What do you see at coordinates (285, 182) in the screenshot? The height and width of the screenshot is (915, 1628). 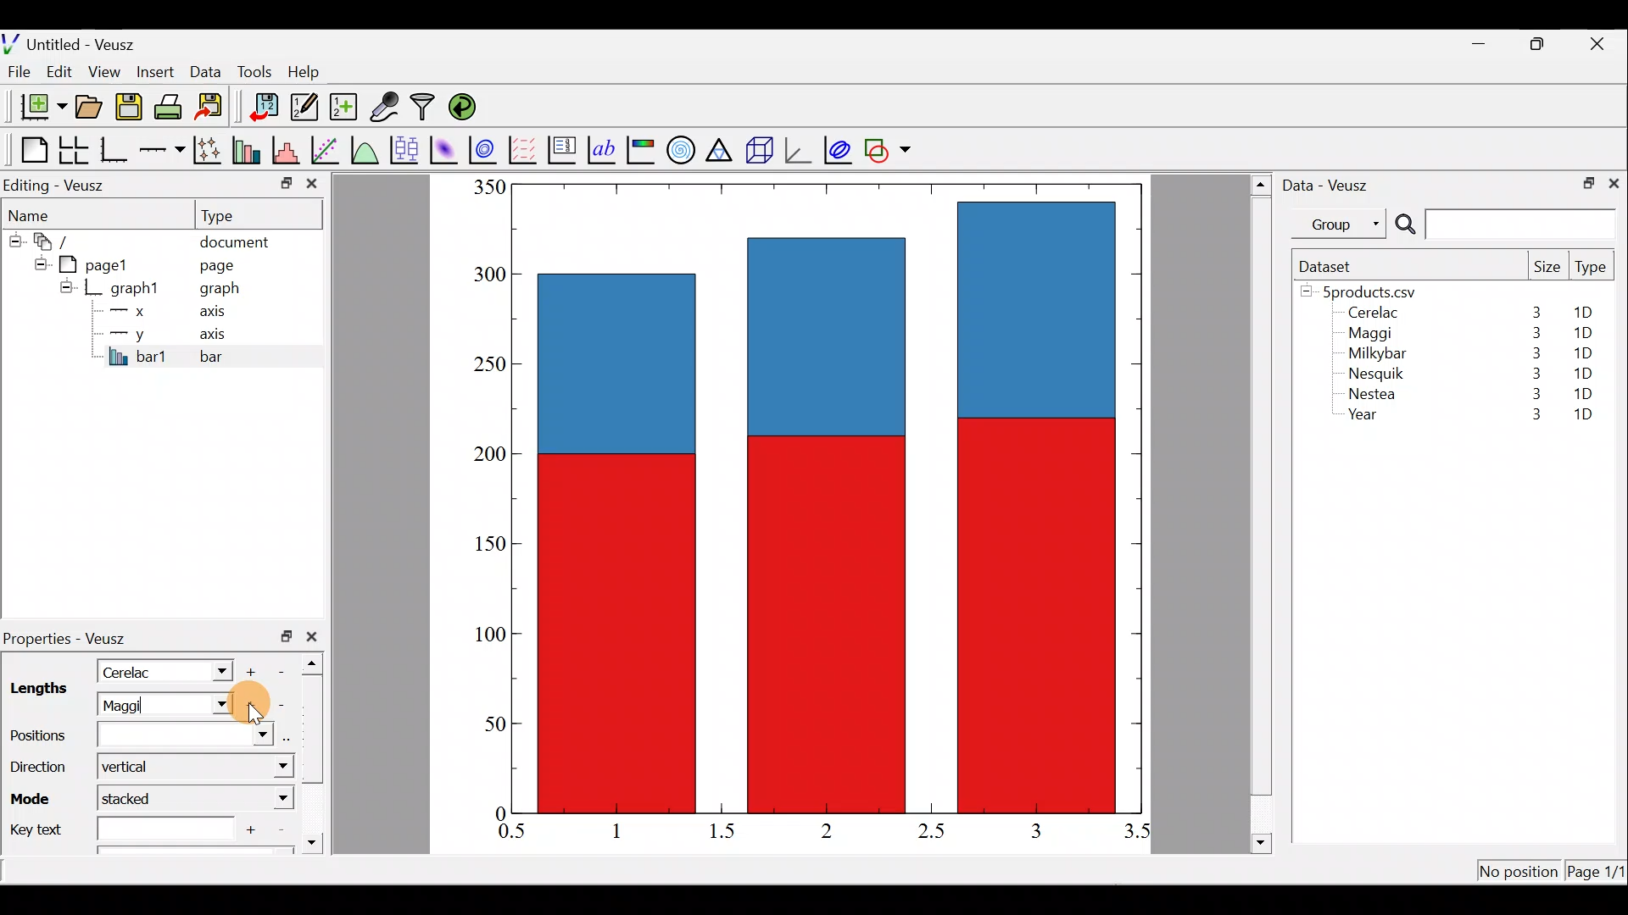 I see `minimize` at bounding box center [285, 182].